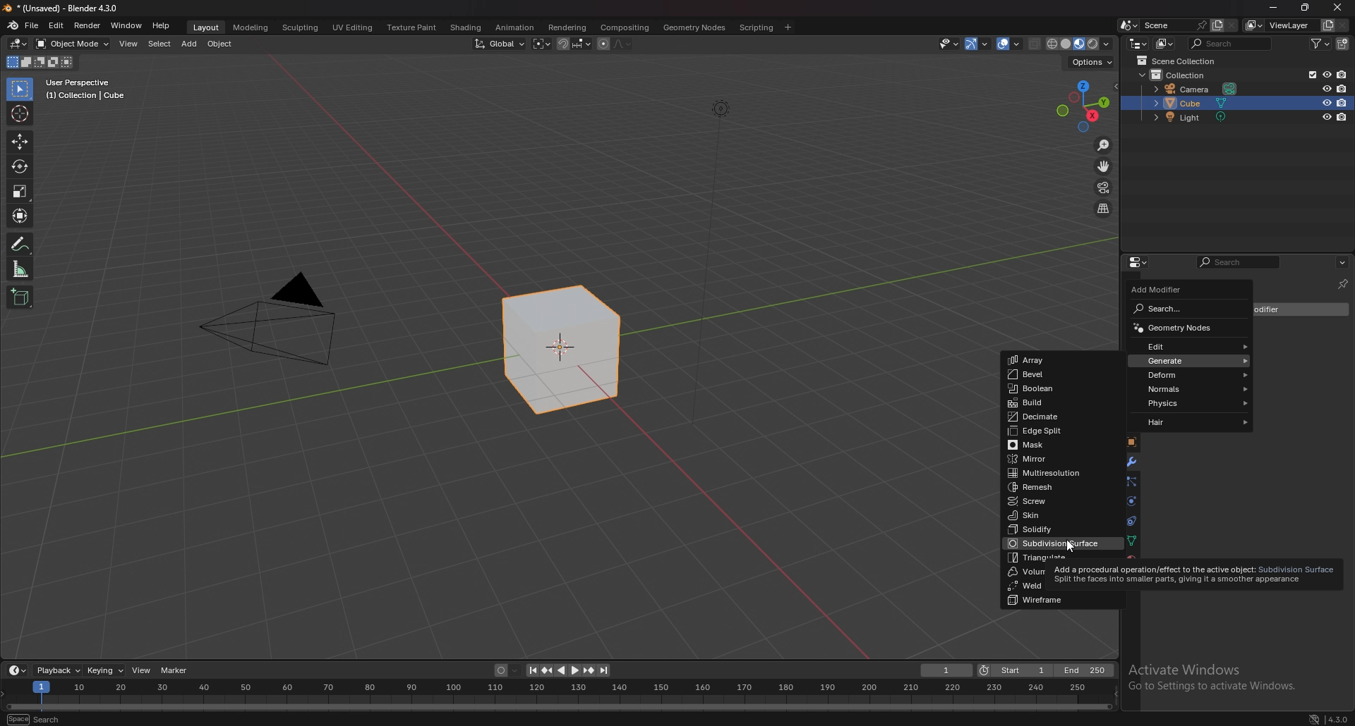 The image size is (1355, 726). What do you see at coordinates (21, 269) in the screenshot?
I see `measure` at bounding box center [21, 269].